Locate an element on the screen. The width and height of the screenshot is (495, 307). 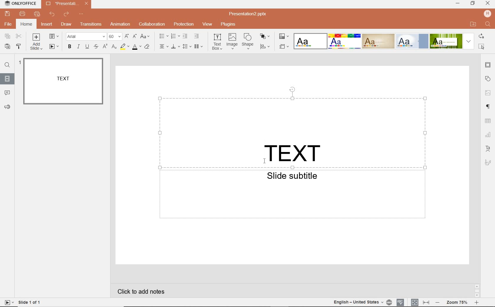
SLIDE SETTINGS is located at coordinates (489, 65).